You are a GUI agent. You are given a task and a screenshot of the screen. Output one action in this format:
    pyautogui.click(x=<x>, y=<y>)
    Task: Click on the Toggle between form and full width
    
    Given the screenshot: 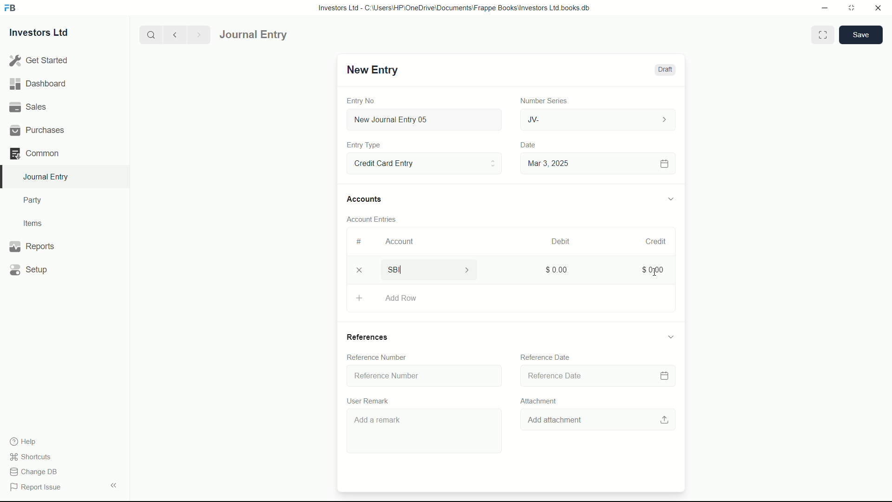 What is the action you would take?
    pyautogui.click(x=823, y=35)
    